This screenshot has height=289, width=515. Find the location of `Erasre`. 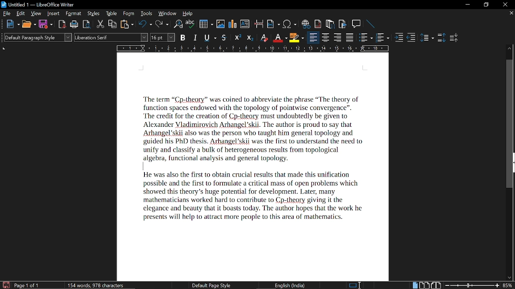

Erasre is located at coordinates (263, 37).